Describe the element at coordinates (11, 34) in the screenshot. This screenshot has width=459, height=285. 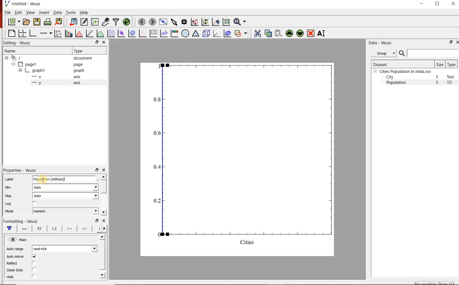
I see `blank page` at that location.